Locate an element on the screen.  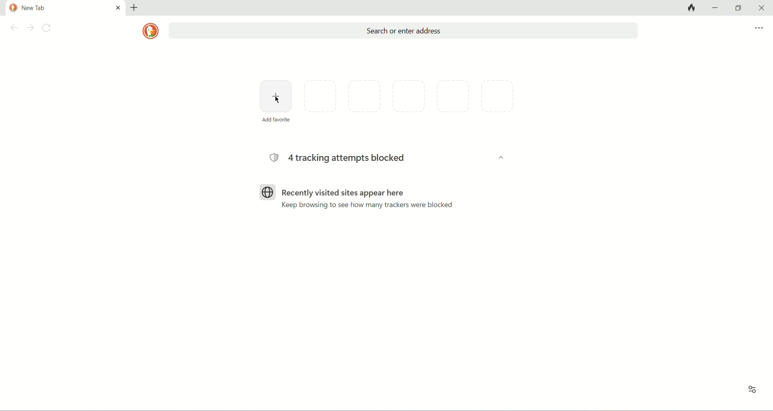
cursor is located at coordinates (277, 100).